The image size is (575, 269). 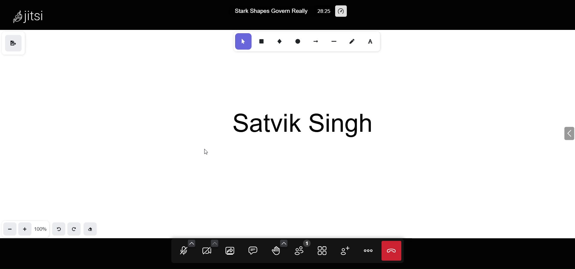 I want to click on expand, so click(x=568, y=133).